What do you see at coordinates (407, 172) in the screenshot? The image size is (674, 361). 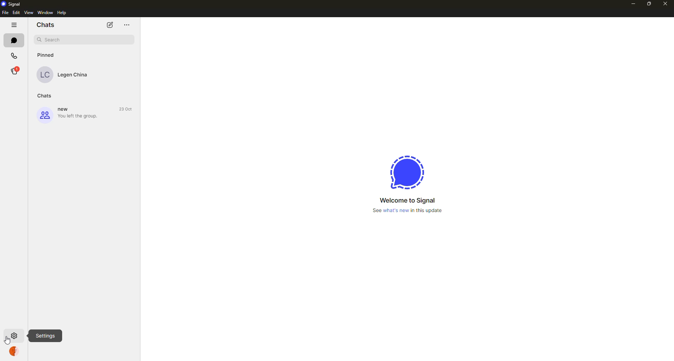 I see `logo` at bounding box center [407, 172].